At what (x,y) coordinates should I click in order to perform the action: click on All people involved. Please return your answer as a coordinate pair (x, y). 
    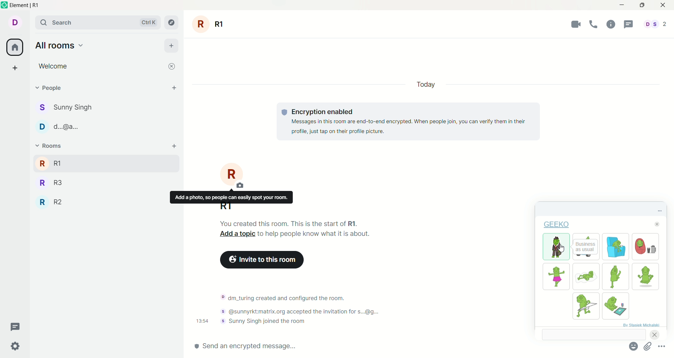
    Looking at the image, I should click on (655, 24).